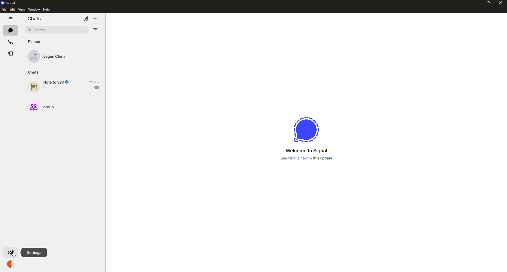  I want to click on what's new, so click(306, 159).